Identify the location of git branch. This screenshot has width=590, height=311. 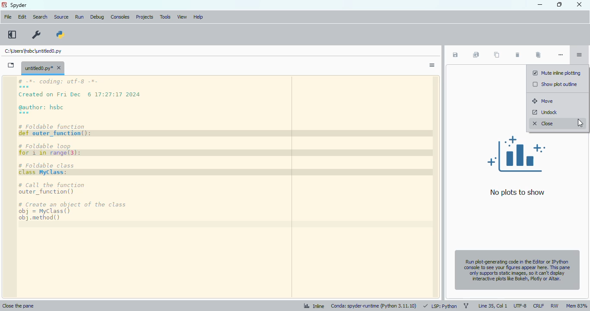
(466, 305).